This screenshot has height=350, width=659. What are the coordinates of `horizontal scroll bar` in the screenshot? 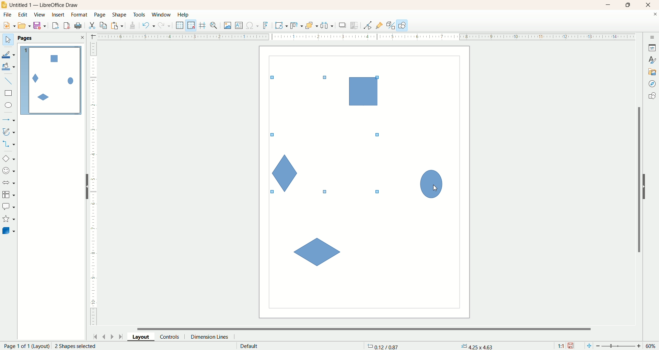 It's located at (368, 328).